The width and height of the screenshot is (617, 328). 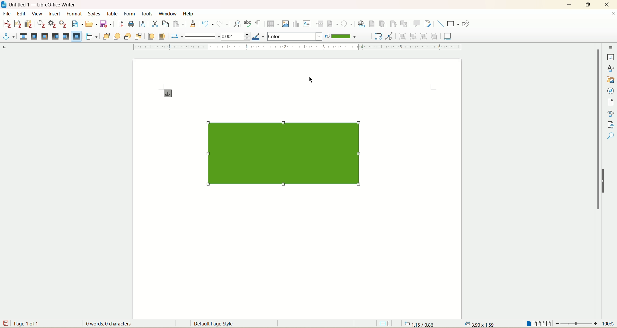 What do you see at coordinates (424, 36) in the screenshot?
I see `exit group` at bounding box center [424, 36].